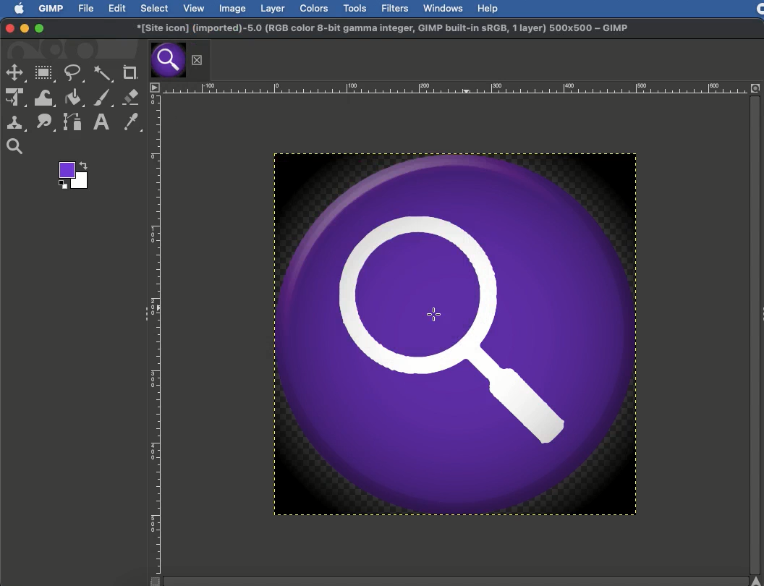 This screenshot has height=586, width=764. I want to click on Help, so click(488, 9).